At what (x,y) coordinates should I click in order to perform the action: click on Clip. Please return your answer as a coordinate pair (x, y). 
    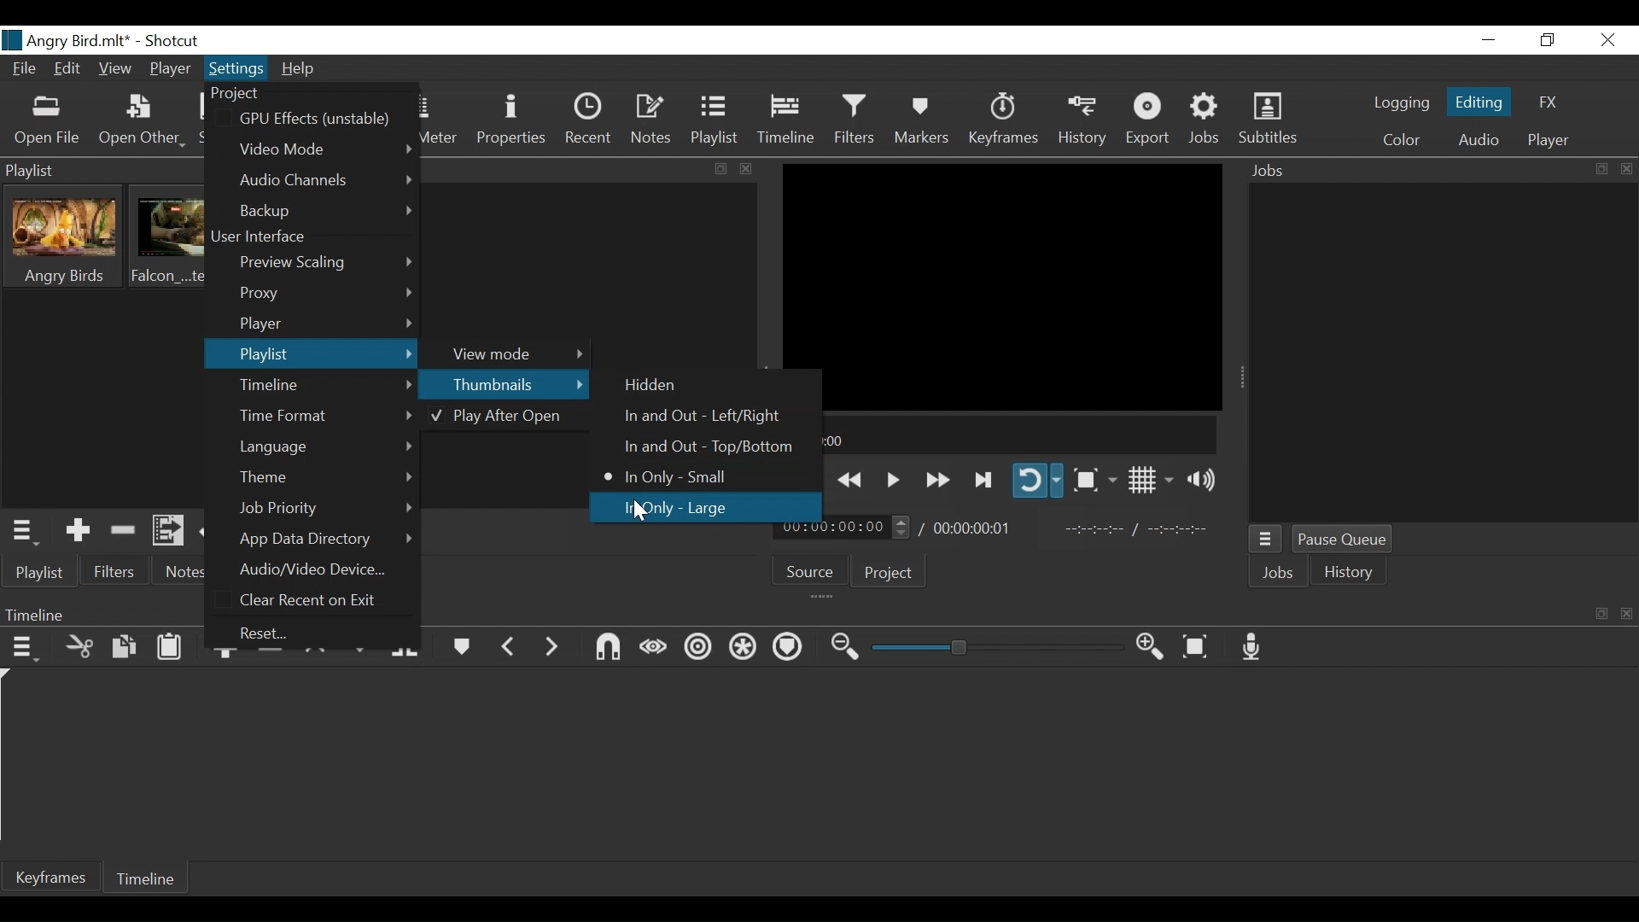
    Looking at the image, I should click on (171, 236).